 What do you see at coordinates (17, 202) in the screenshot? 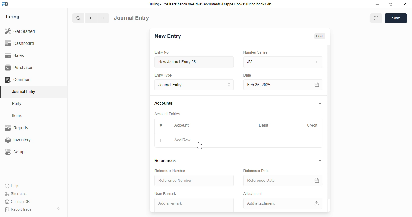
I see `change DB` at bounding box center [17, 202].